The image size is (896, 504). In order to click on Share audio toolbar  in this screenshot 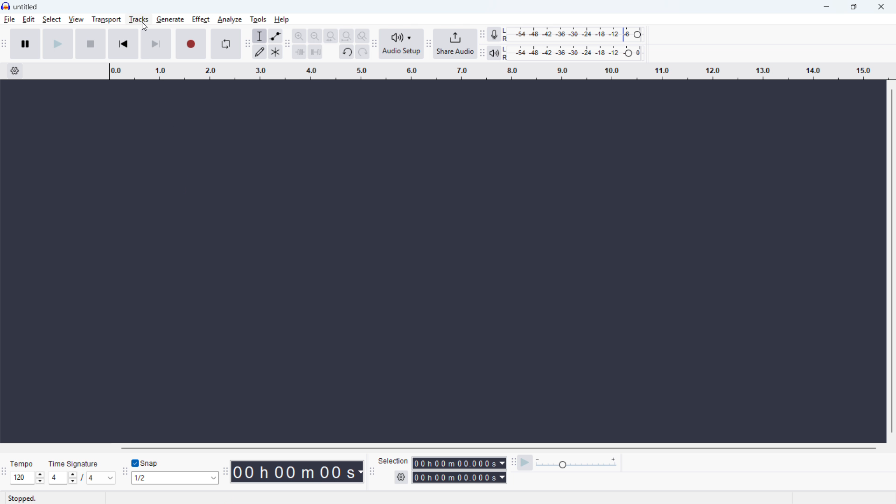, I will do `click(429, 44)`.